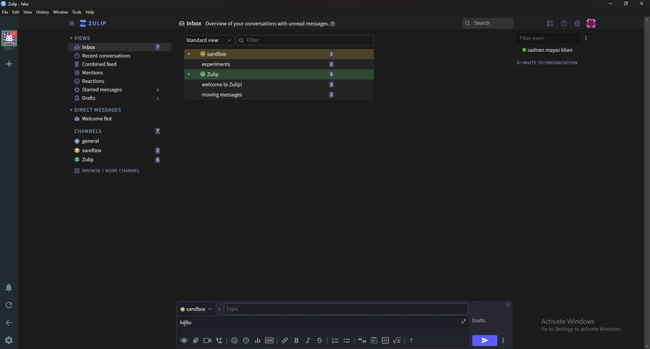  What do you see at coordinates (508, 304) in the screenshot?
I see `close message` at bounding box center [508, 304].